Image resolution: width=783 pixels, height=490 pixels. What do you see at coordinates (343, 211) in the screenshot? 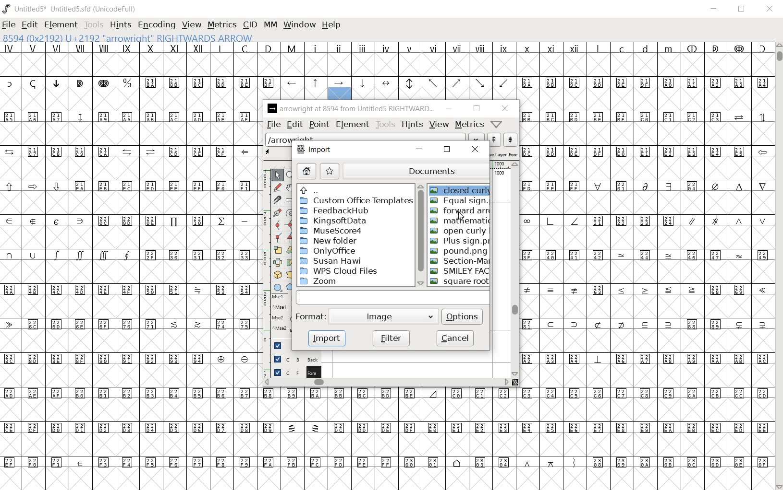
I see `FeedbackHub` at bounding box center [343, 211].